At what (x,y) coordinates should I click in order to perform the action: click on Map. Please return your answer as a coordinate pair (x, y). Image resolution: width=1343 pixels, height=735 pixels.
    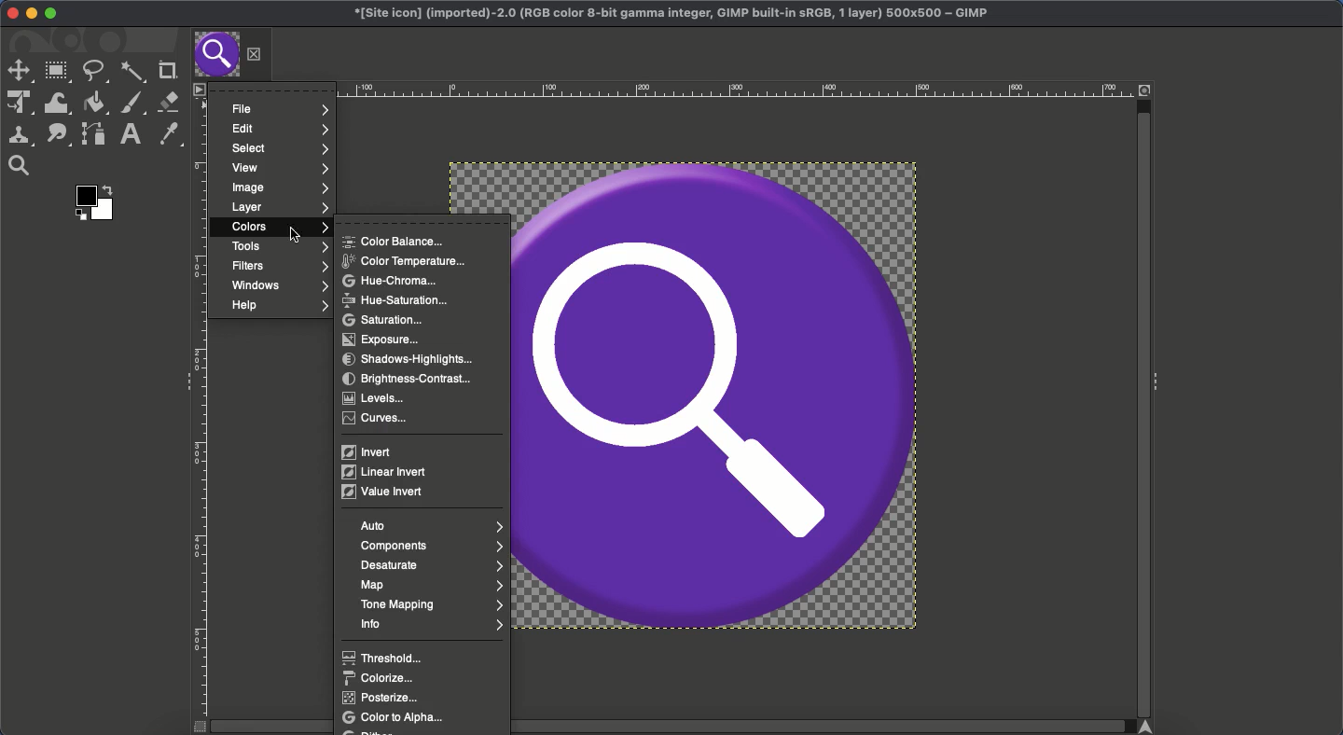
    Looking at the image, I should click on (434, 586).